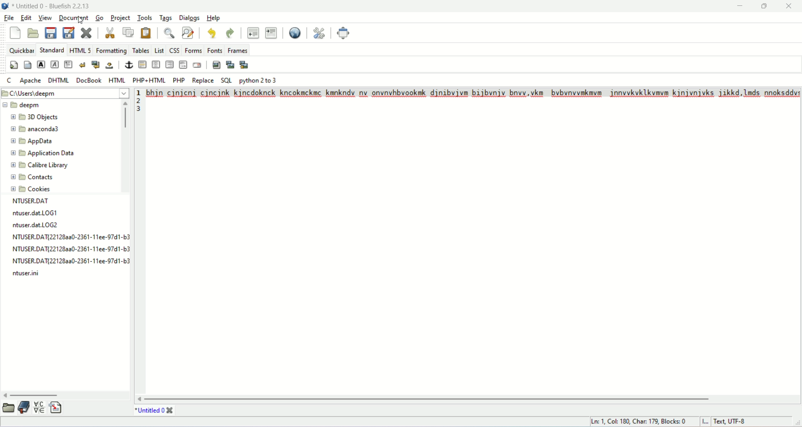 The width and height of the screenshot is (802, 427). What do you see at coordinates (15, 33) in the screenshot?
I see `new` at bounding box center [15, 33].